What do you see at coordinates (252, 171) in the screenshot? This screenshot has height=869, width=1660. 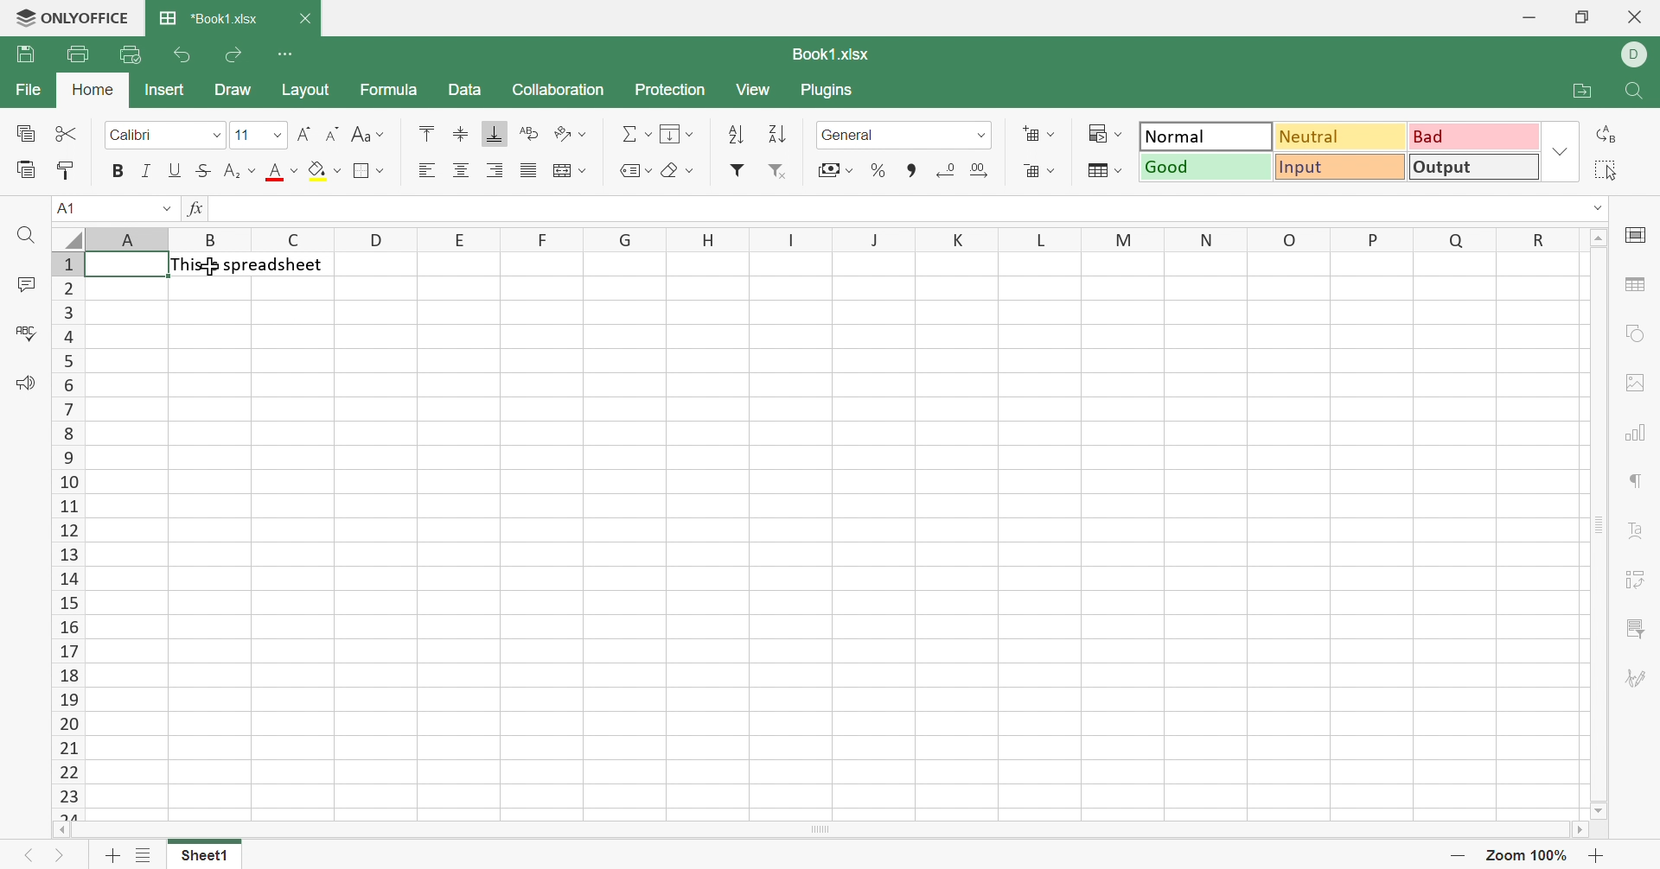 I see `Drop Down` at bounding box center [252, 171].